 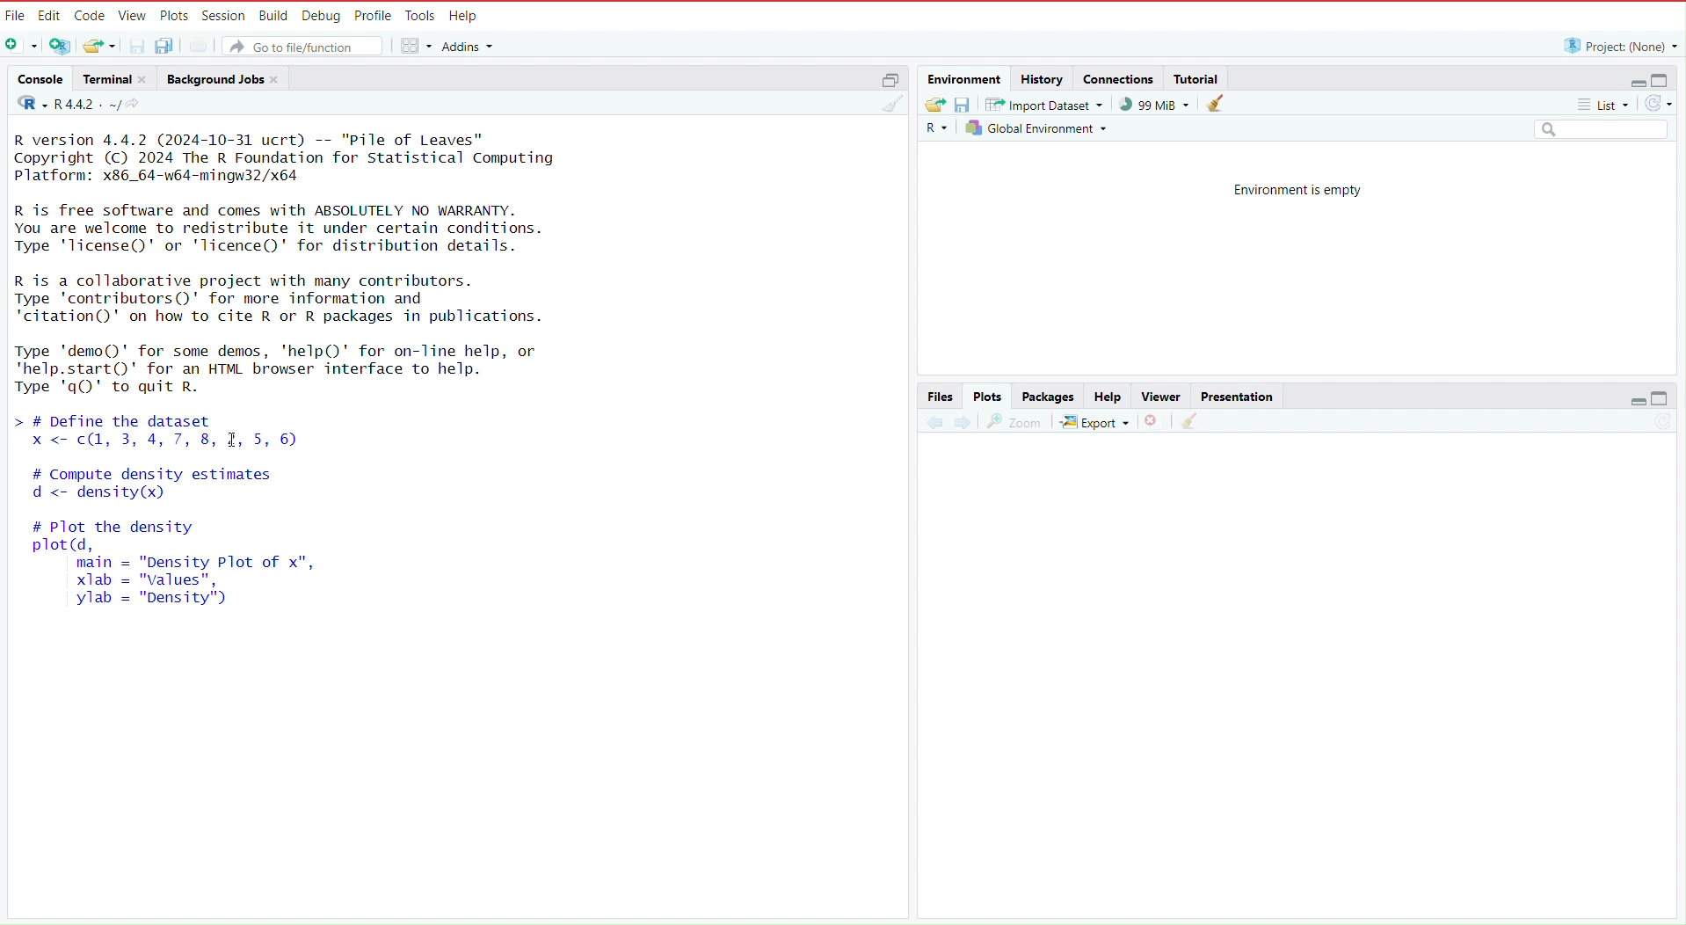 What do you see at coordinates (1630, 403) in the screenshot?
I see `minimize` at bounding box center [1630, 403].